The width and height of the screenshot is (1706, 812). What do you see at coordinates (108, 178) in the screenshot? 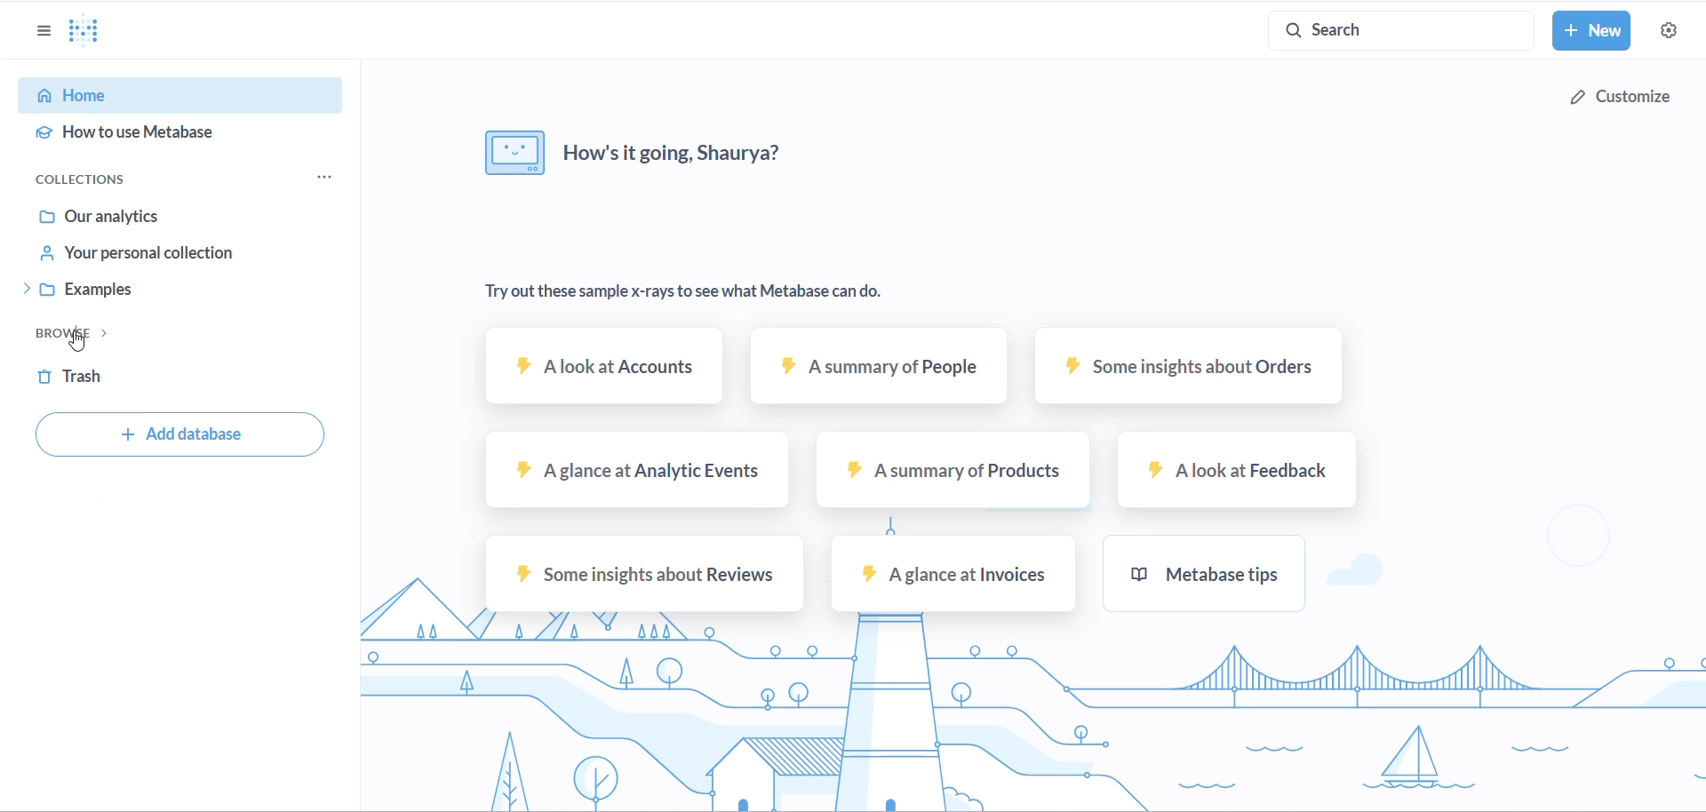
I see `COLLECTIONS` at bounding box center [108, 178].